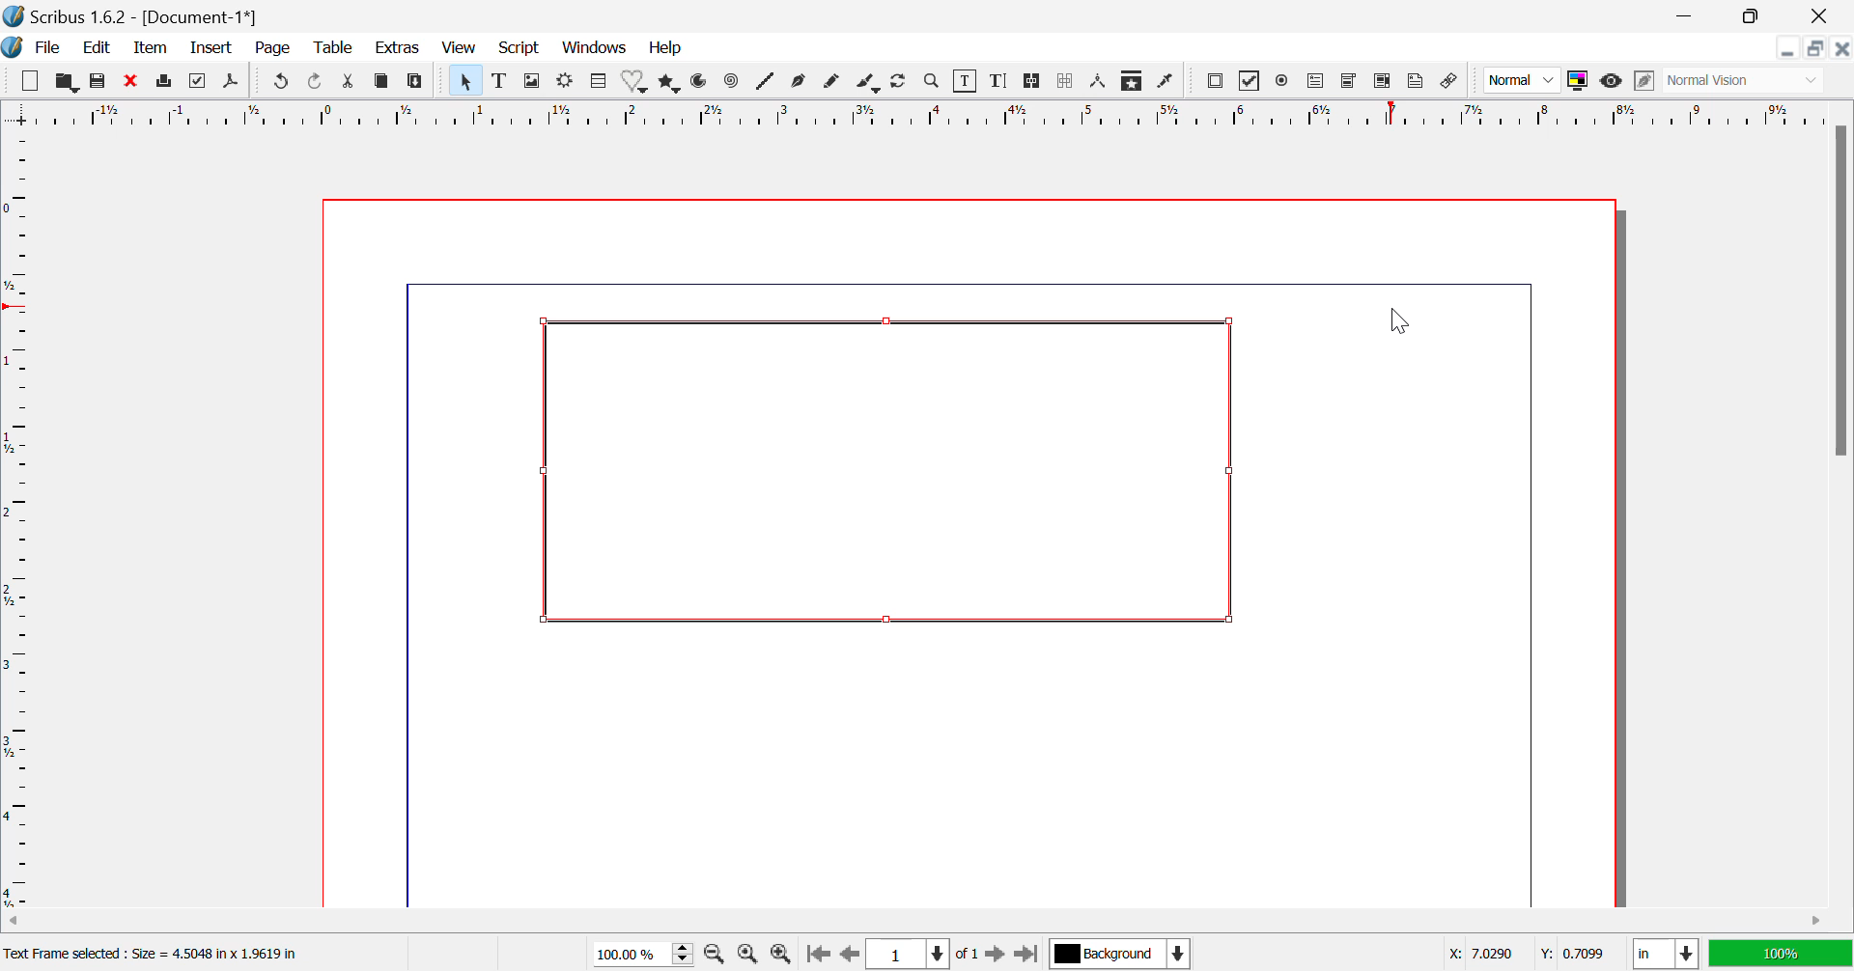 The image size is (1854, 971). Describe the element at coordinates (159, 954) in the screenshot. I see `Text Frame selected : Size = 4.5048 in x 1.9619 in` at that location.